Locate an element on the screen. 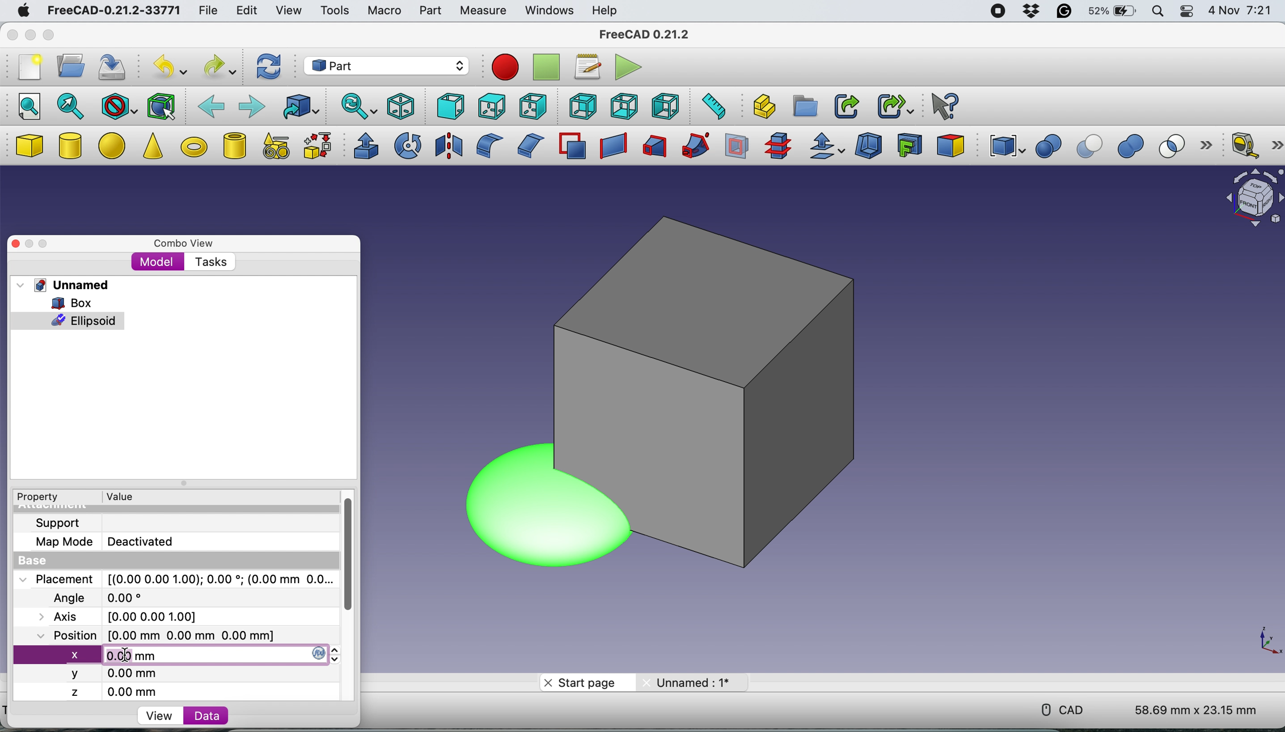 This screenshot has height=732, width=1285. grammarly is located at coordinates (1063, 13).